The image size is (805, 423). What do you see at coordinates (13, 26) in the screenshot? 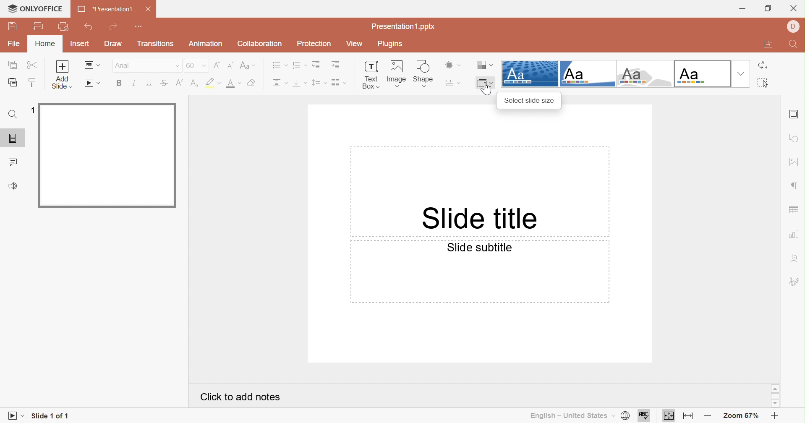
I see `Save` at bounding box center [13, 26].